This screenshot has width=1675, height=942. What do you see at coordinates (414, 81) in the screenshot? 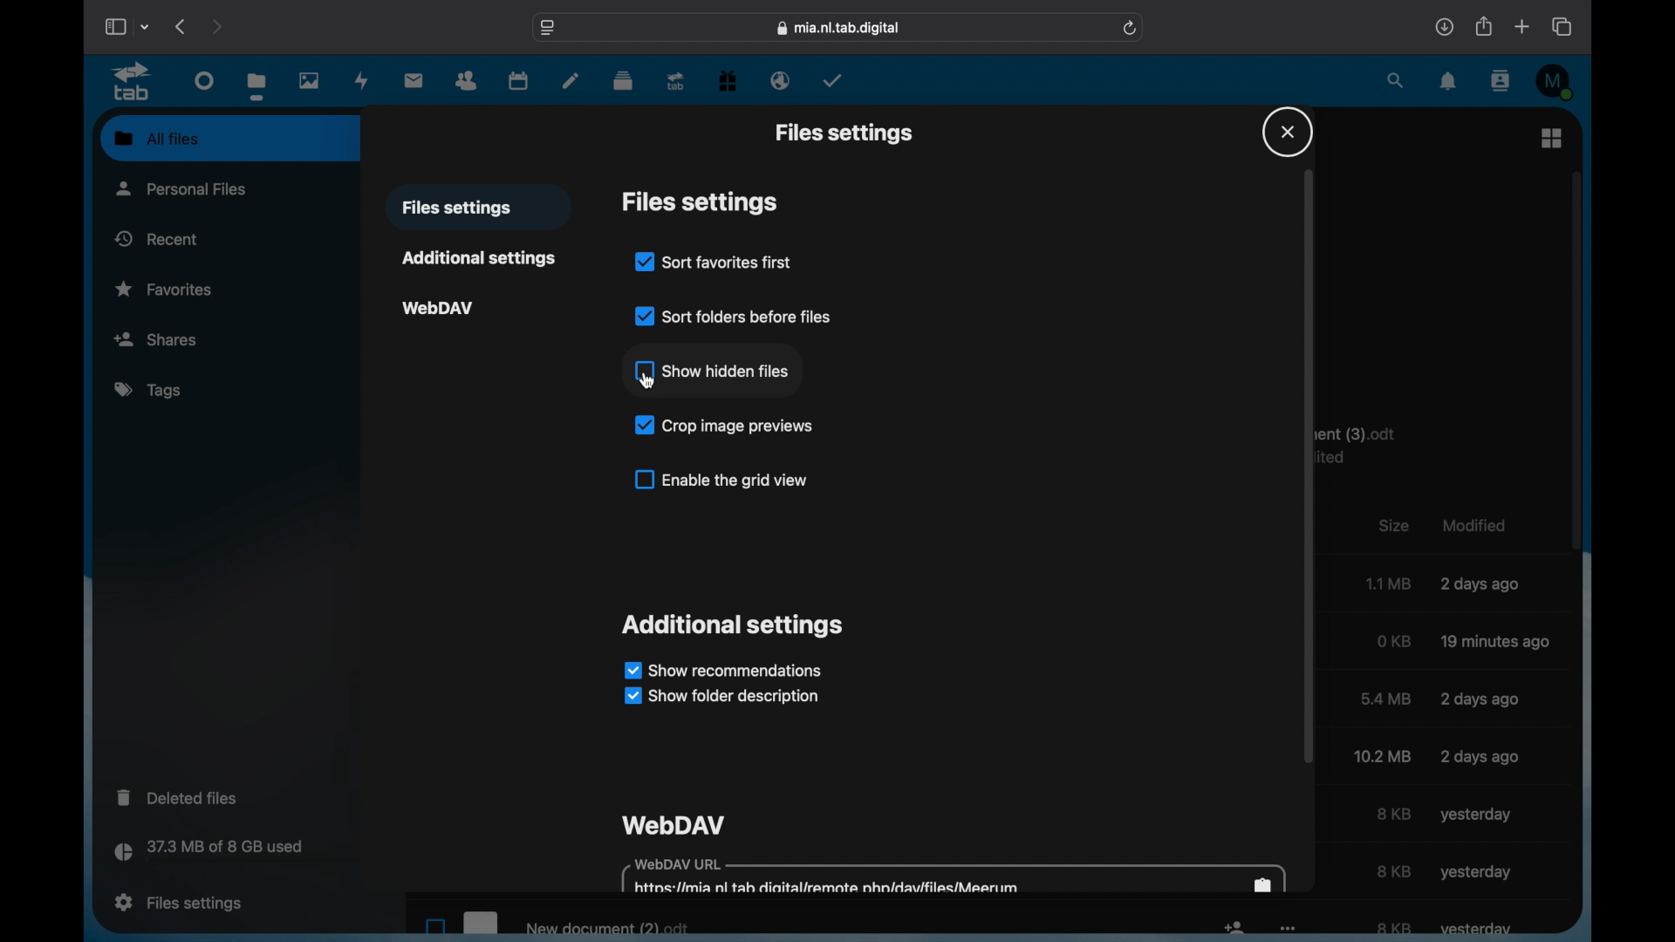
I see `mail` at bounding box center [414, 81].